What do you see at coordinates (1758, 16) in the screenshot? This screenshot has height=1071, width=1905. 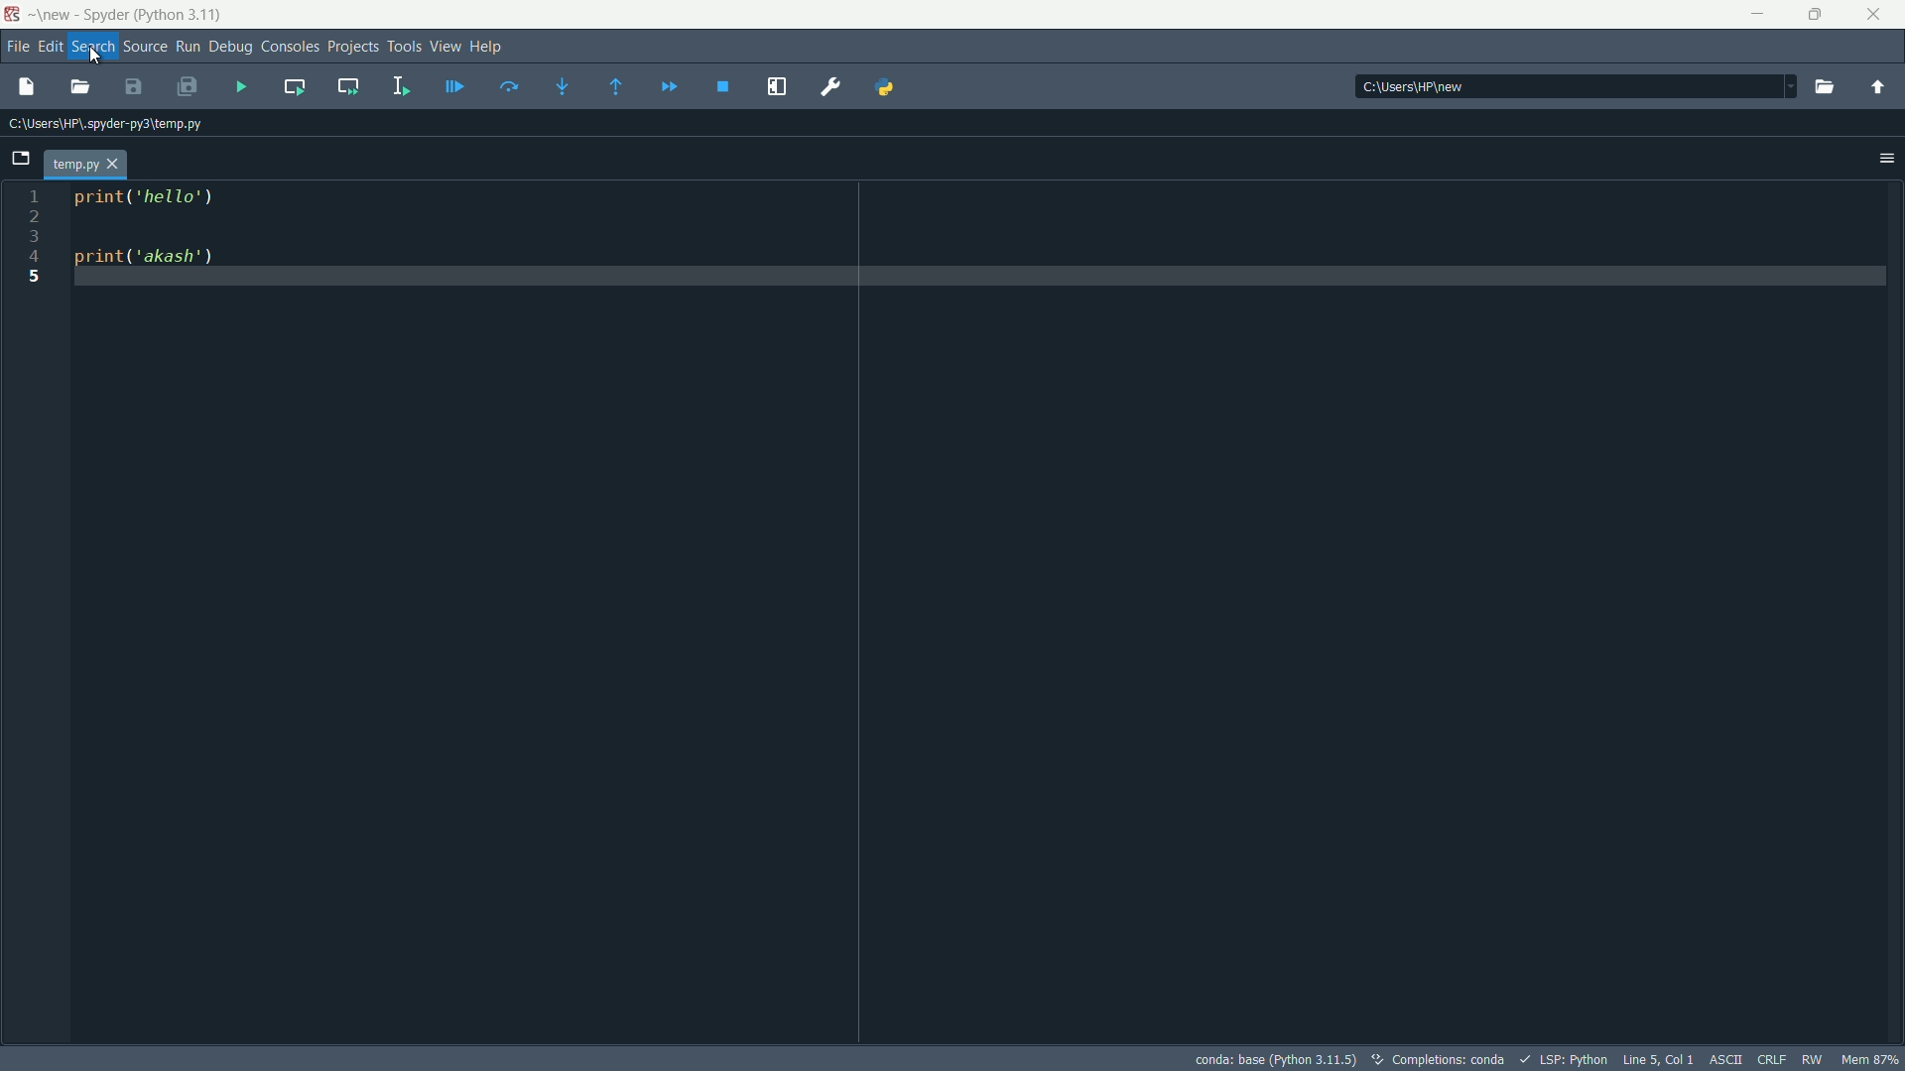 I see `minimum` at bounding box center [1758, 16].